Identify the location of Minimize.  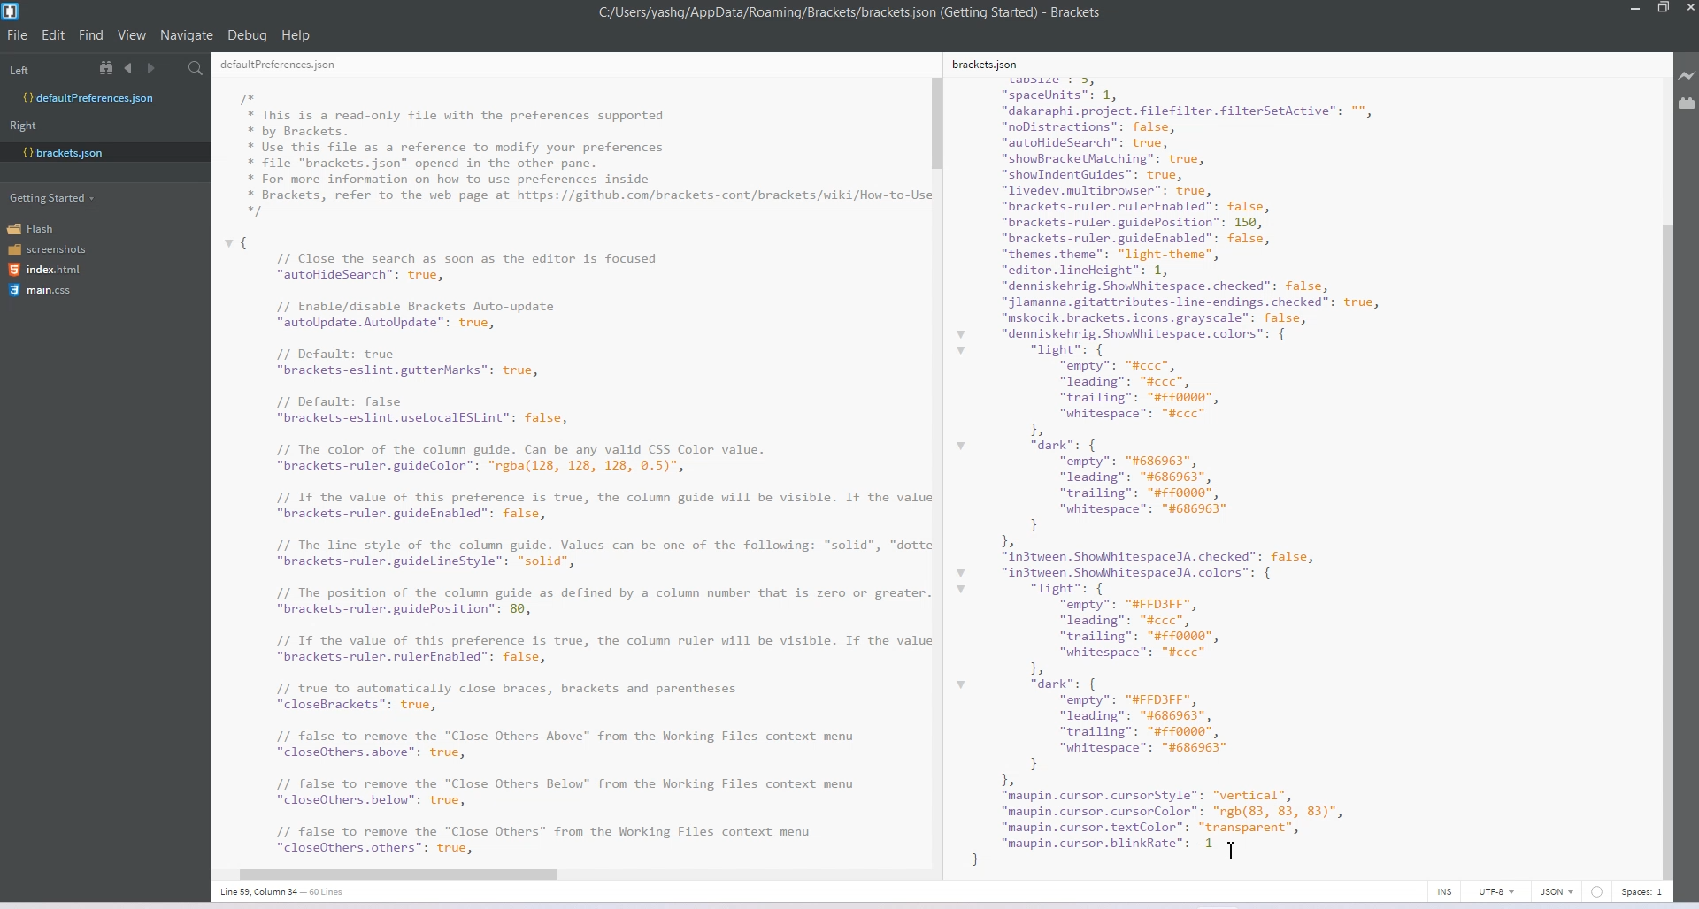
(1637, 9).